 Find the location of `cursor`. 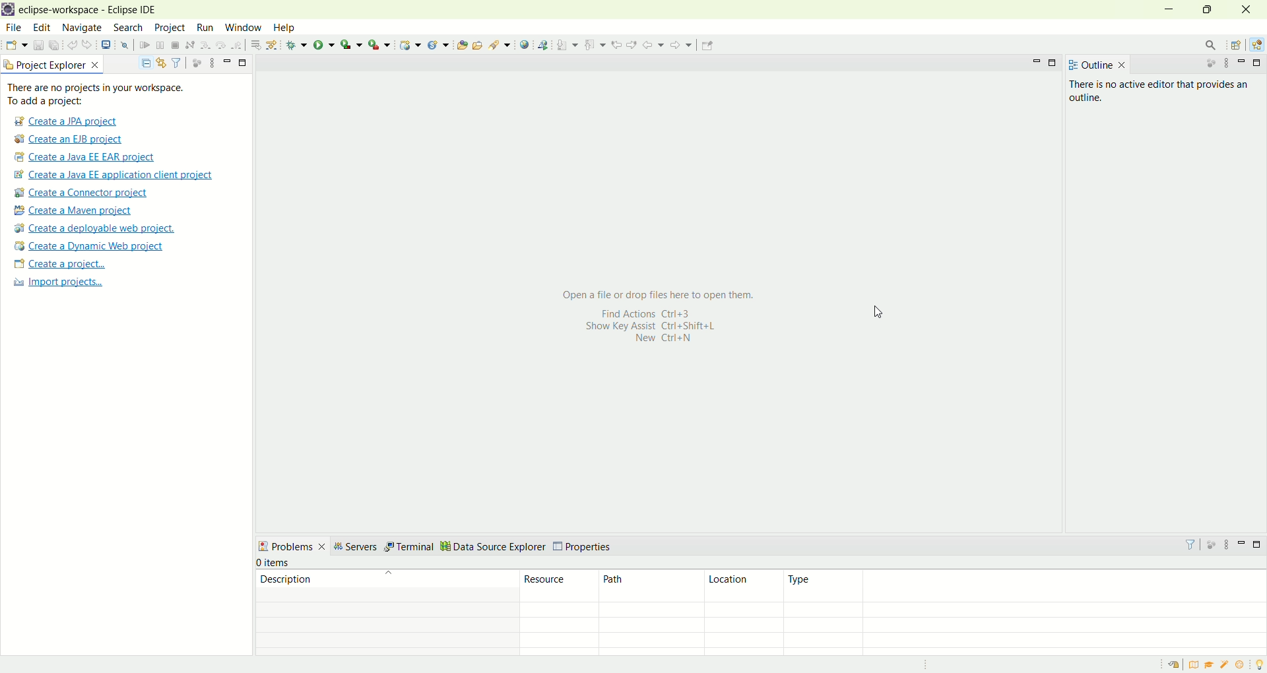

cursor is located at coordinates (876, 313).